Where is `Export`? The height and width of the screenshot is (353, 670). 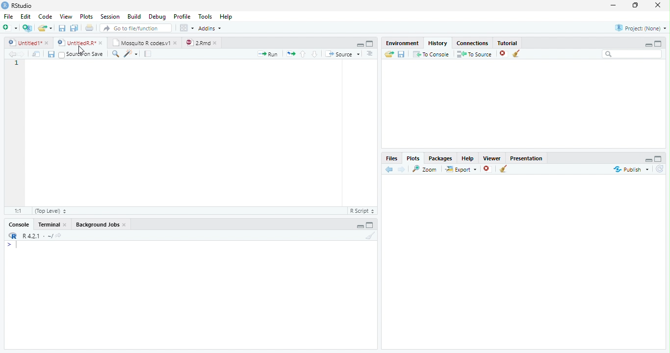 Export is located at coordinates (461, 170).